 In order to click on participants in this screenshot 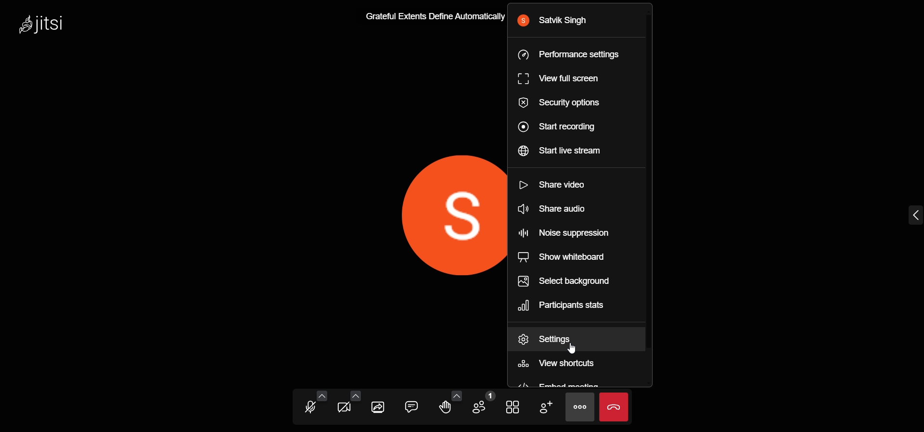, I will do `click(482, 402)`.